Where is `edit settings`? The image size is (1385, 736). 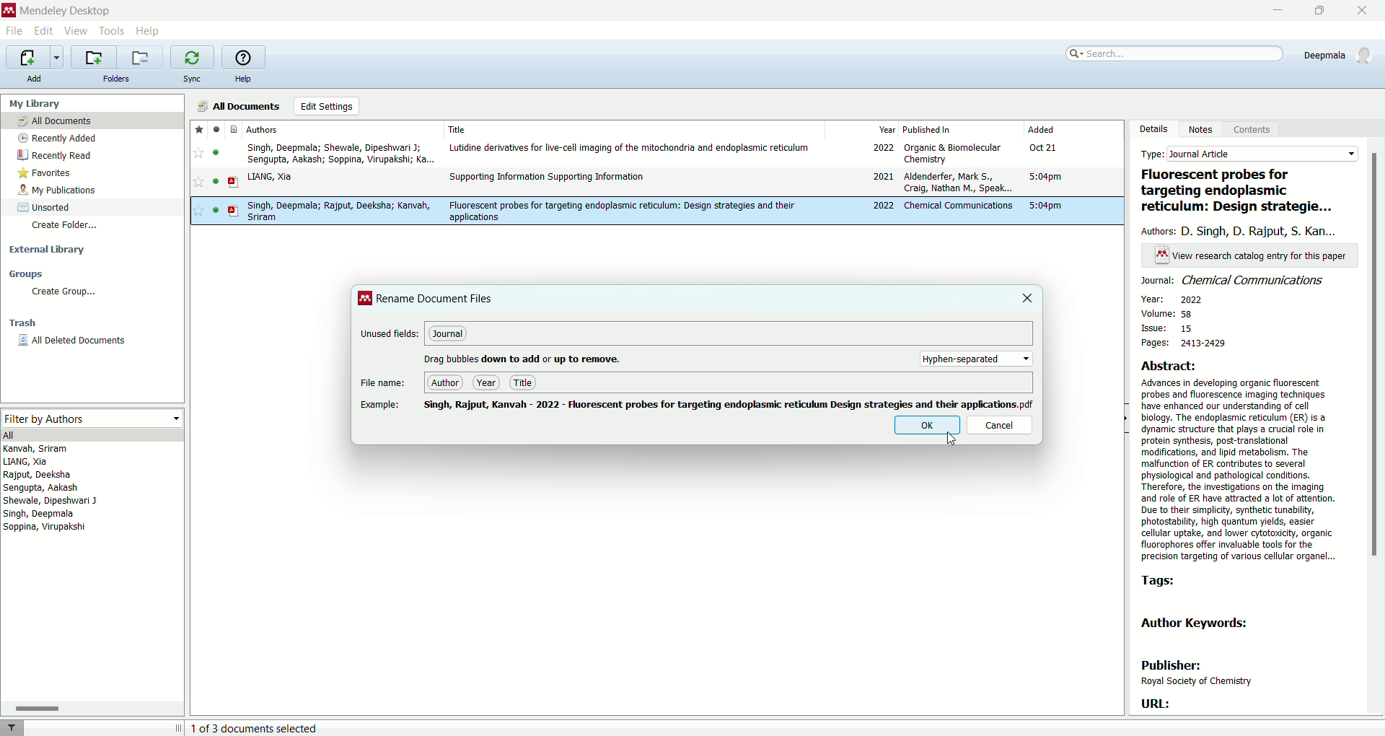 edit settings is located at coordinates (326, 106).